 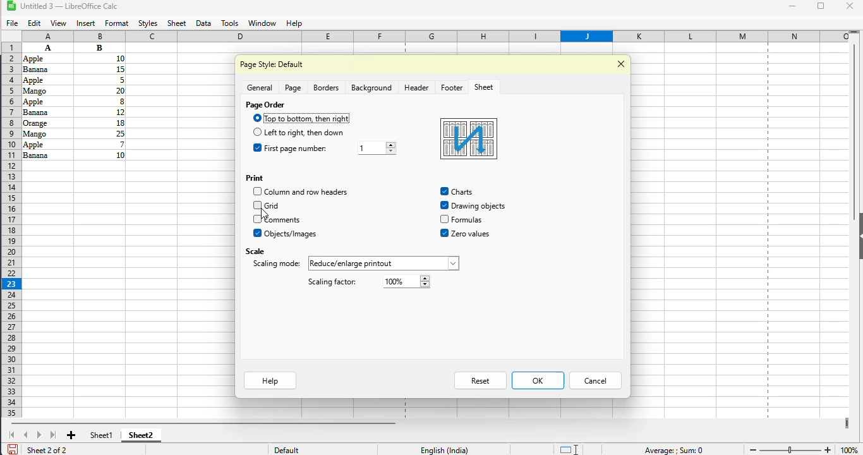 I want to click on , so click(x=100, y=90).